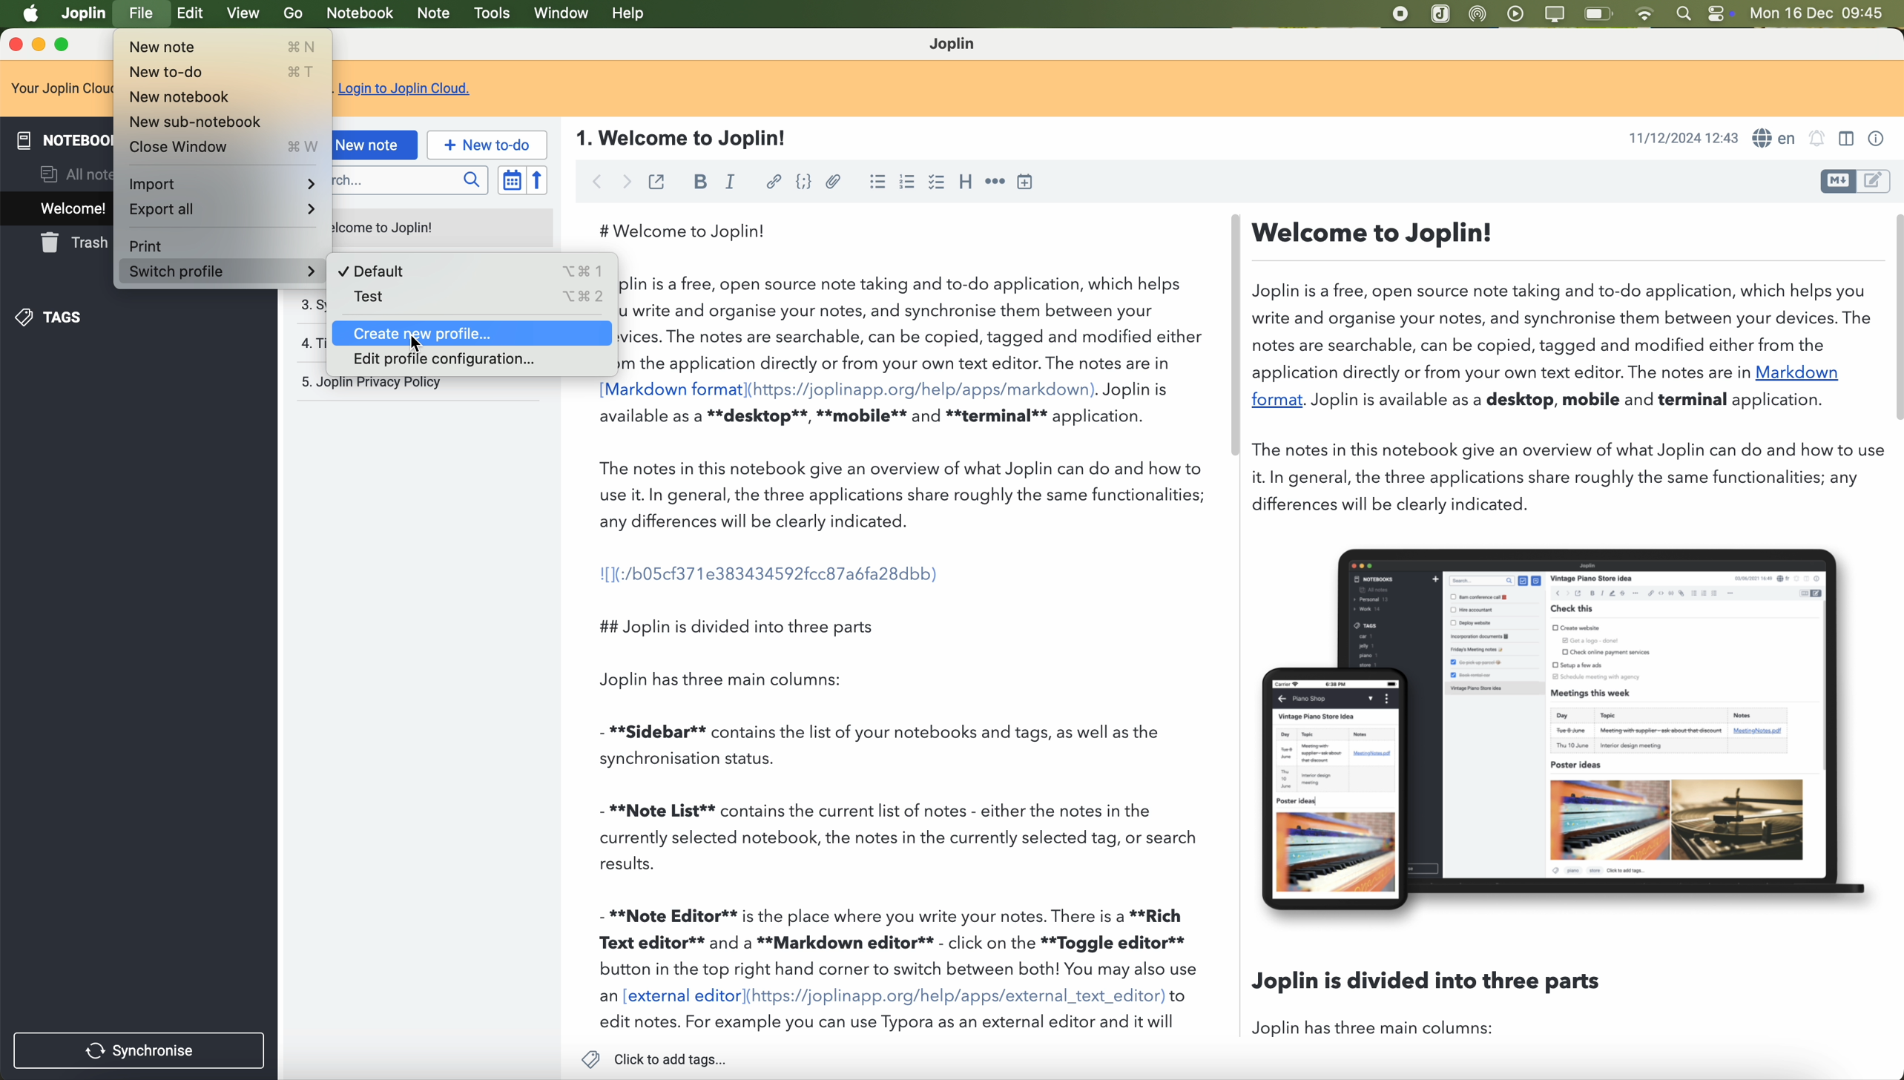  What do you see at coordinates (485, 145) in the screenshot?
I see `new to-do` at bounding box center [485, 145].